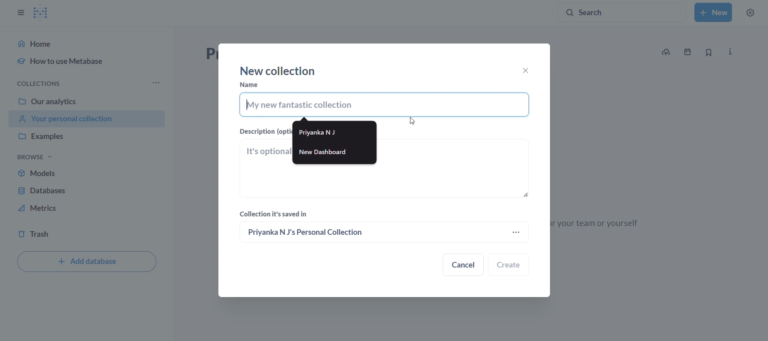 The height and width of the screenshot is (341, 768). I want to click on bookmark, so click(709, 53).